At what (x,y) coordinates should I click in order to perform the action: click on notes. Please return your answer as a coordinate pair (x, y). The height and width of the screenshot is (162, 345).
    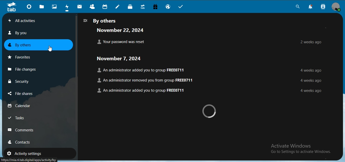
    Looking at the image, I should click on (119, 7).